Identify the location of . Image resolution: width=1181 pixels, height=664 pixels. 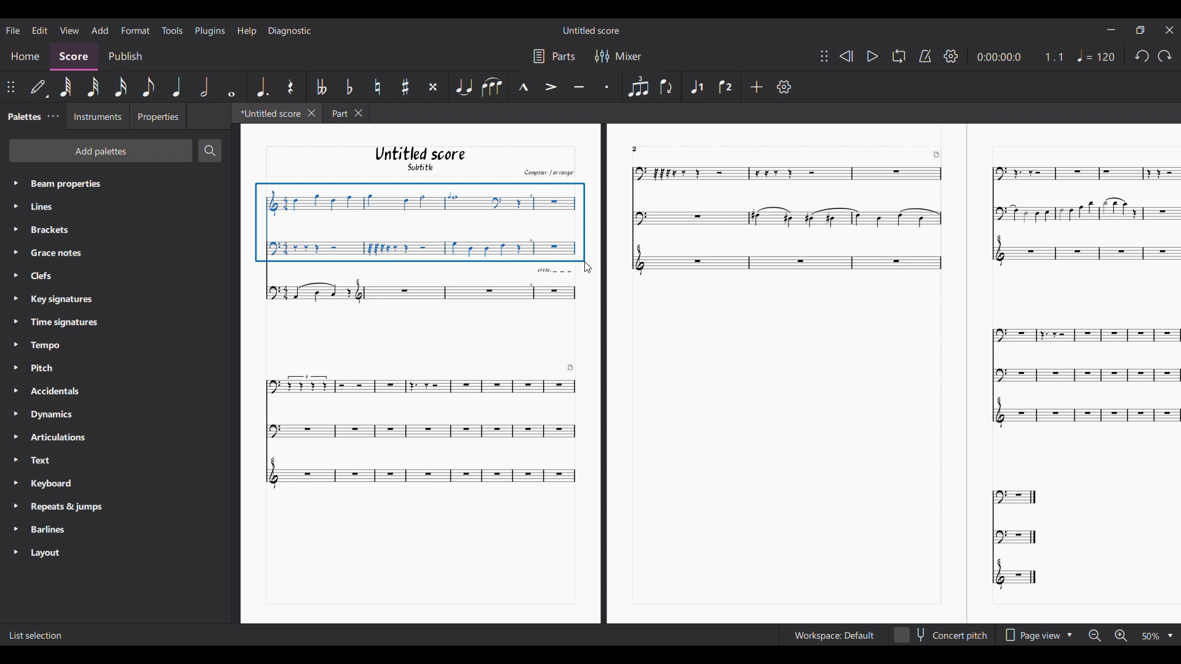
(14, 415).